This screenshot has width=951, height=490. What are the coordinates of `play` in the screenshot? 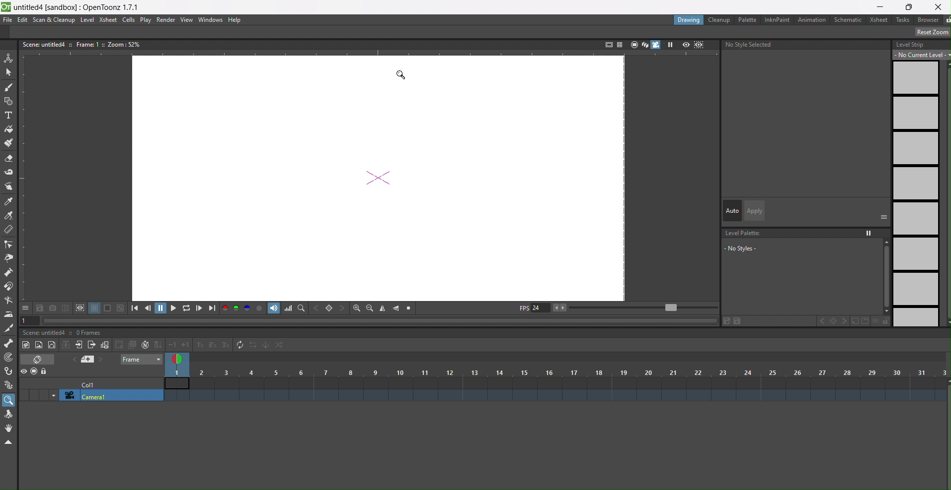 It's located at (672, 45).